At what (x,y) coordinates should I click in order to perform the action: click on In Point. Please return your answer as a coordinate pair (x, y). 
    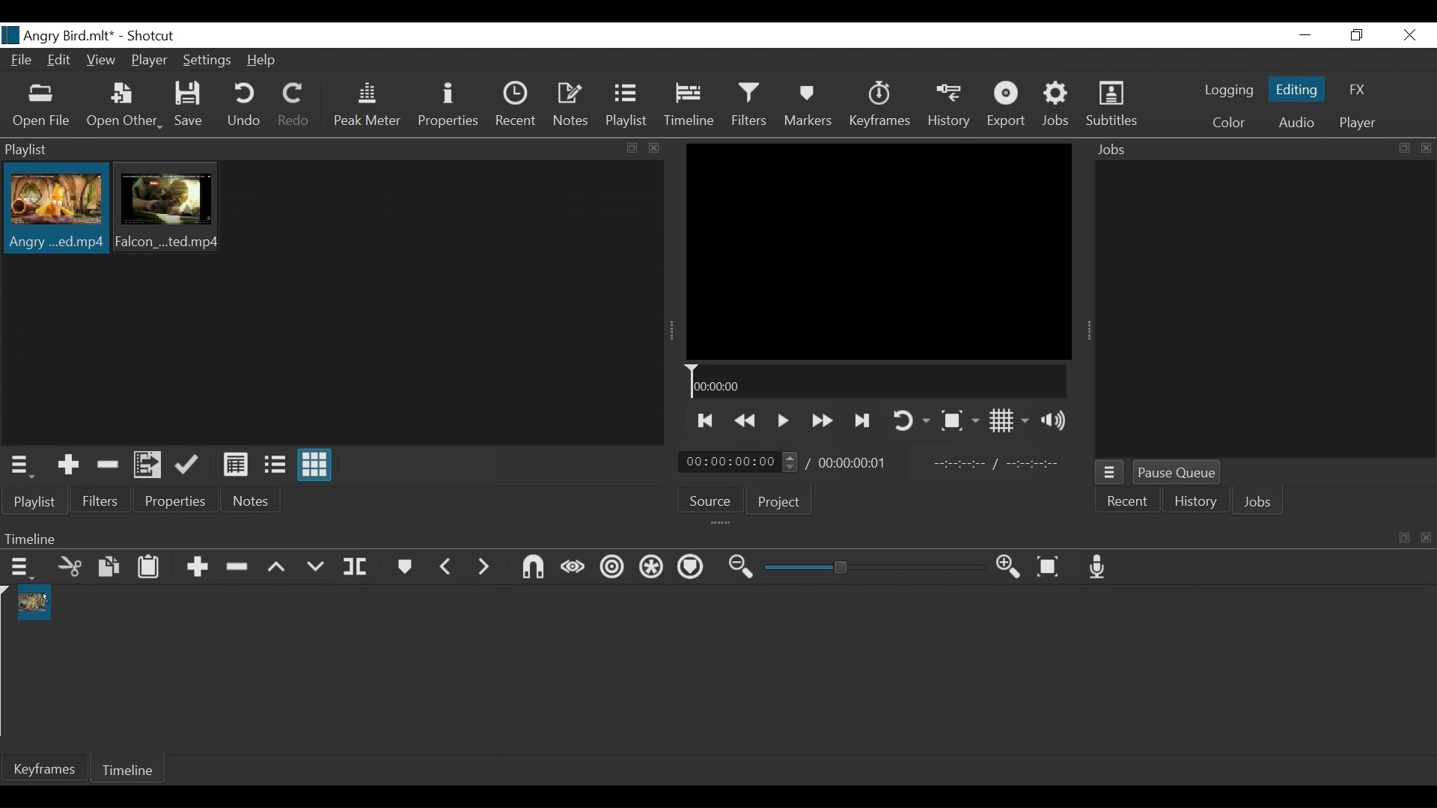
    Looking at the image, I should click on (998, 465).